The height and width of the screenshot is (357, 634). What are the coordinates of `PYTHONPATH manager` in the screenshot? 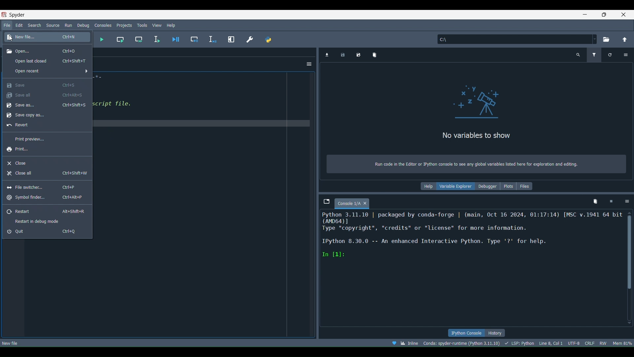 It's located at (269, 38).